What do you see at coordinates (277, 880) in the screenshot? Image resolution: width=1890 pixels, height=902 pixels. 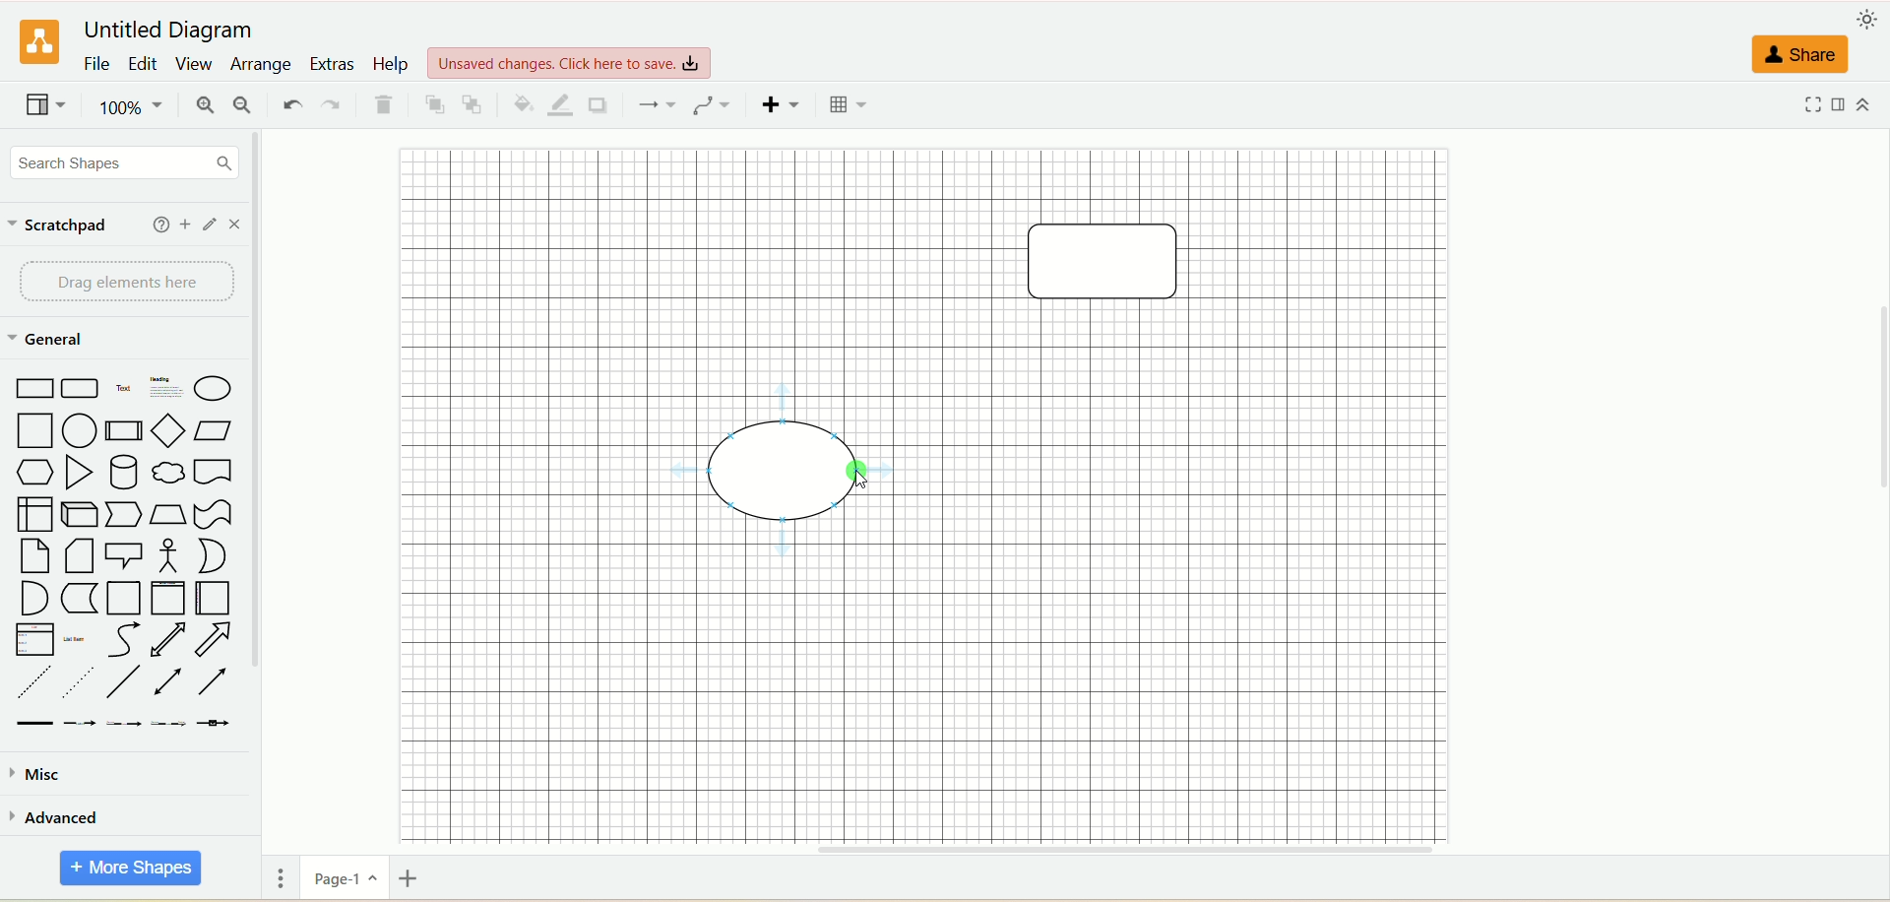 I see `pages` at bounding box center [277, 880].